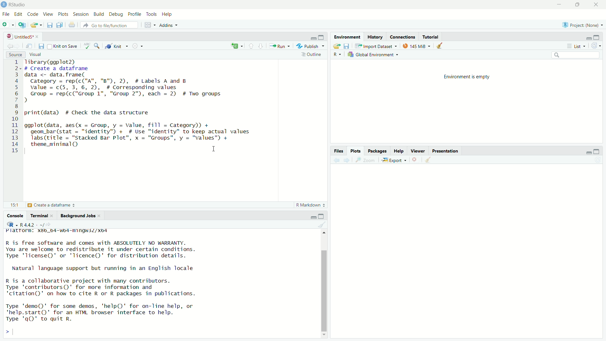 The width and height of the screenshot is (606, 341). What do you see at coordinates (398, 150) in the screenshot?
I see `Help` at bounding box center [398, 150].